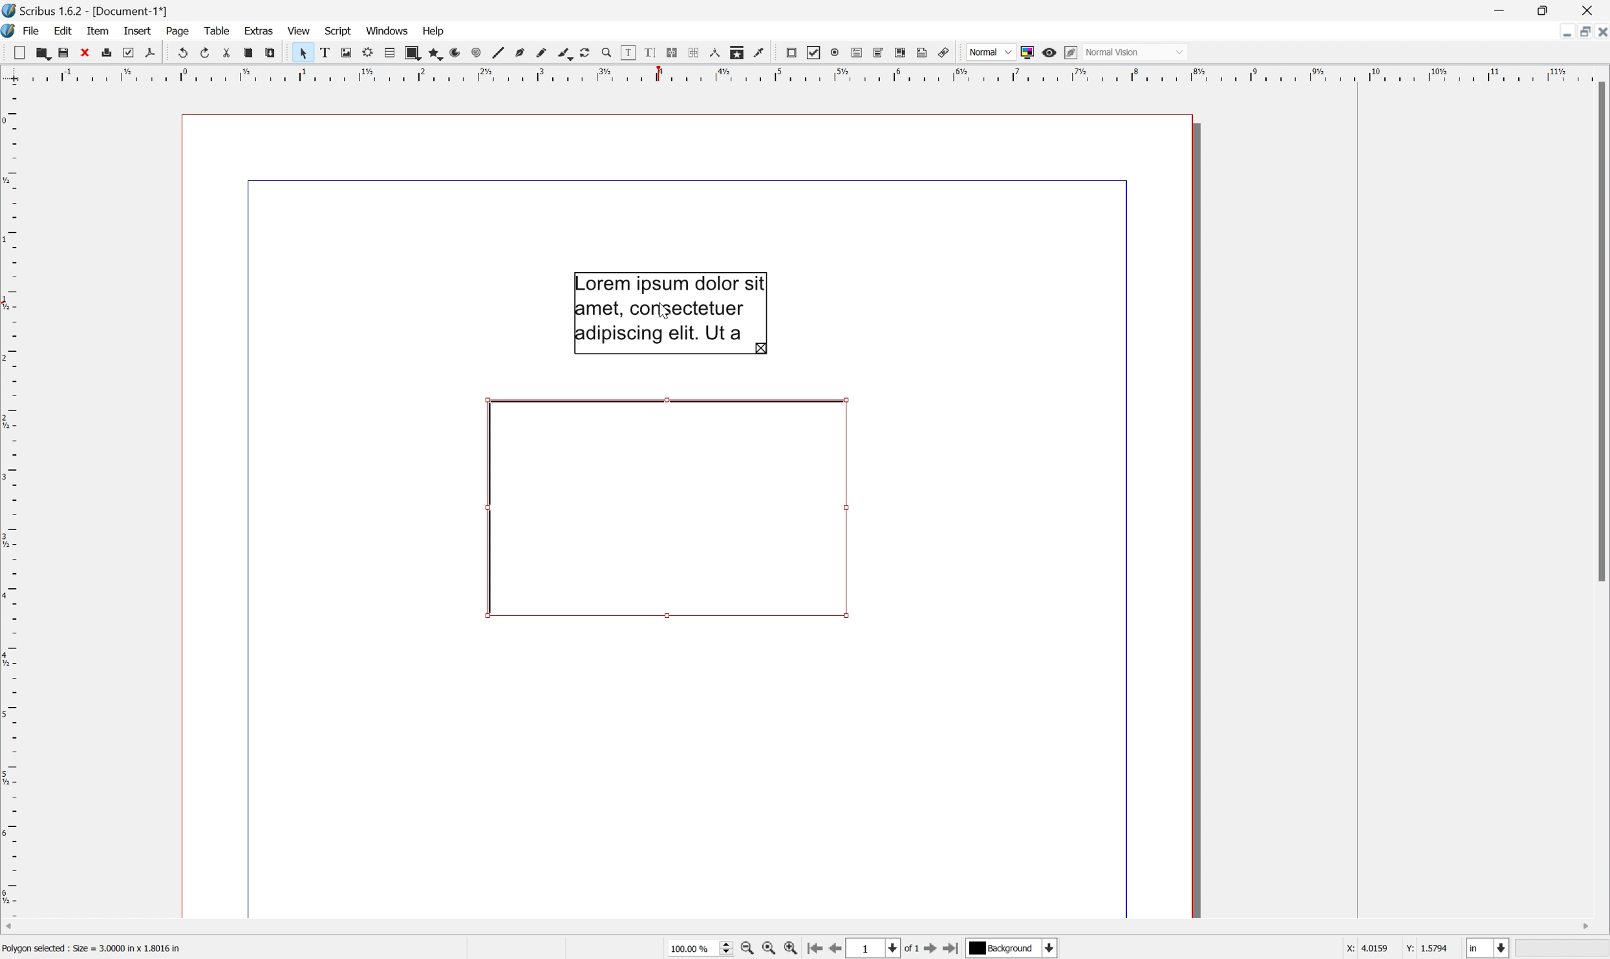  What do you see at coordinates (204, 53) in the screenshot?
I see `Redo` at bounding box center [204, 53].